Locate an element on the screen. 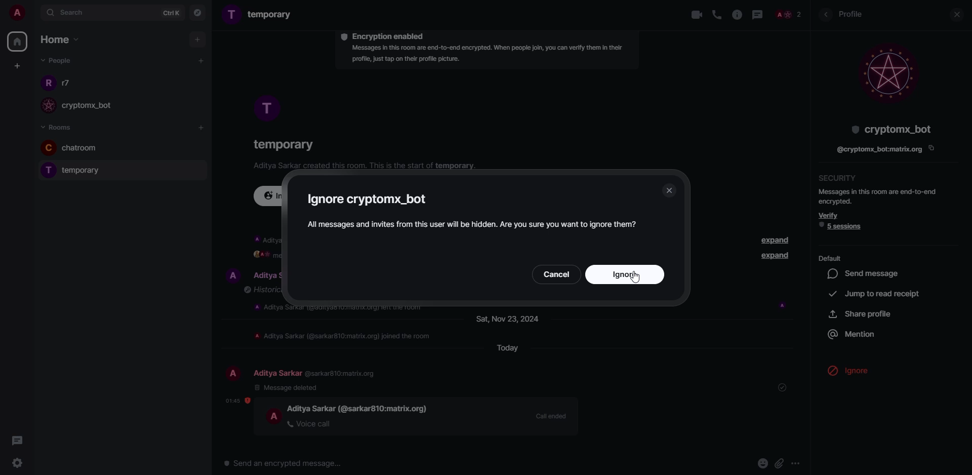  message deleted is located at coordinates (287, 387).